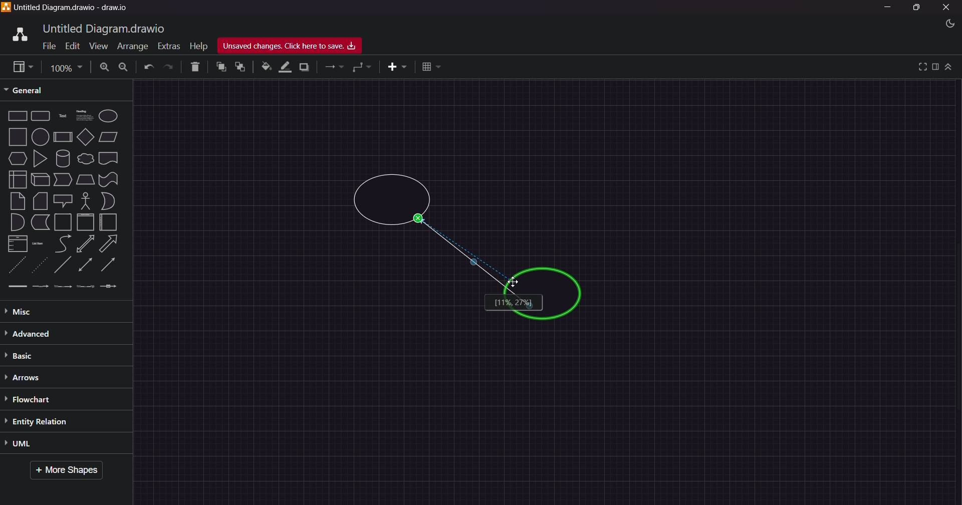 Image resolution: width=962 pixels, height=505 pixels. What do you see at coordinates (513, 303) in the screenshot?
I see `Connector Length Percentage` at bounding box center [513, 303].